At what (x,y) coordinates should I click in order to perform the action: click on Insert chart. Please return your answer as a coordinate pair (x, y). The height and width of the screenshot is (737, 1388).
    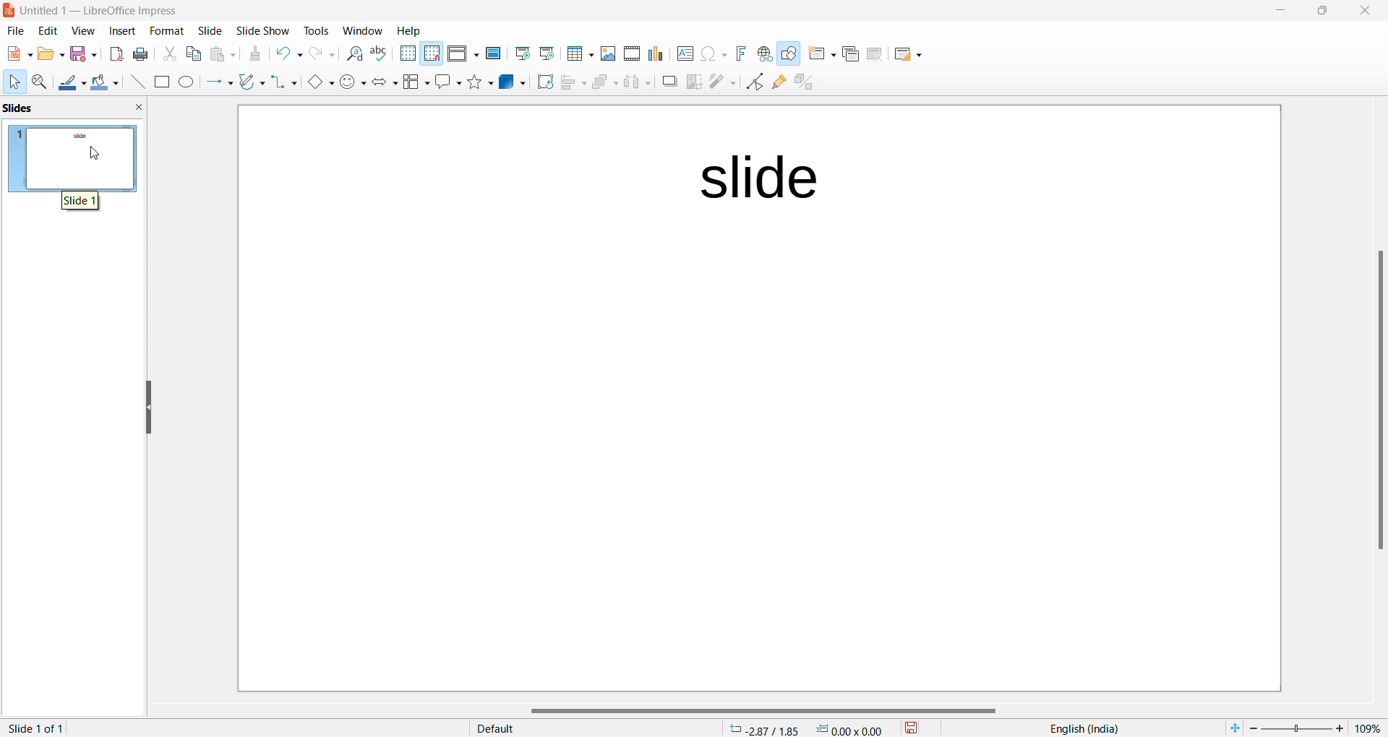
    Looking at the image, I should click on (653, 53).